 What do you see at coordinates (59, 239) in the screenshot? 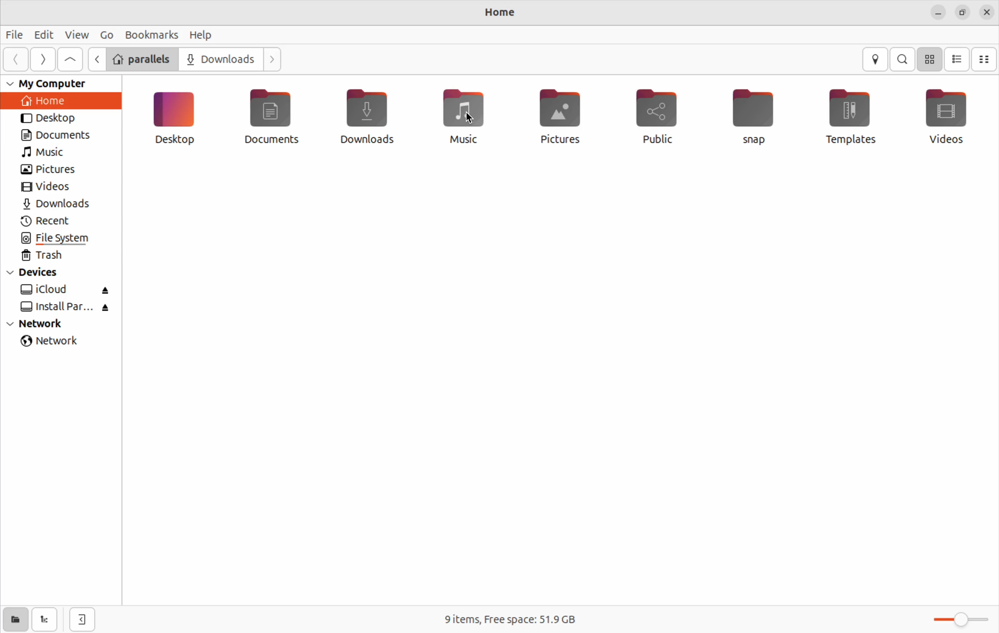
I see `file system` at bounding box center [59, 239].